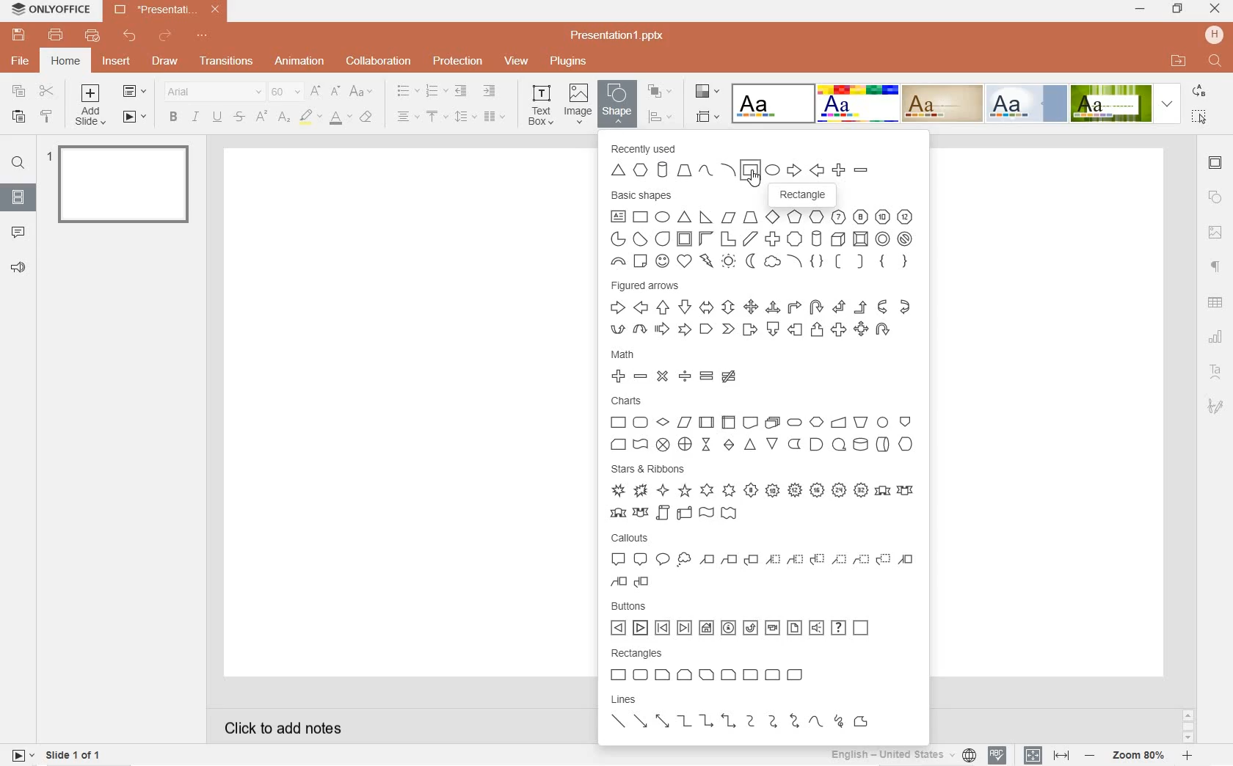 Image resolution: width=1233 pixels, height=766 pixels. Describe the element at coordinates (662, 423) in the screenshot. I see `Decision` at that location.